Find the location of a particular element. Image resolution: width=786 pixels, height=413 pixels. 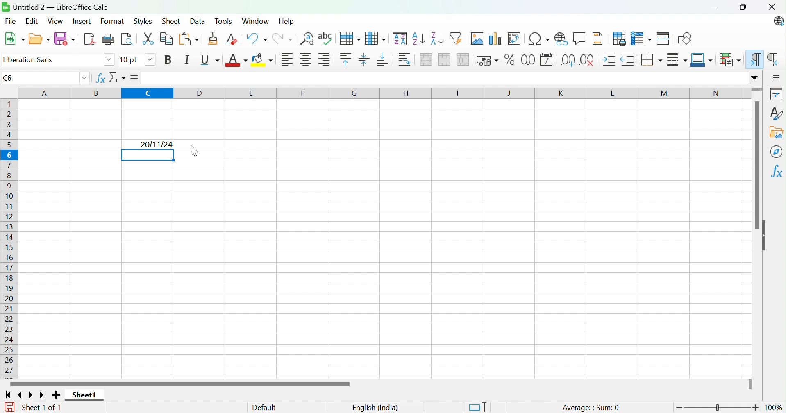

Find and replace is located at coordinates (308, 39).